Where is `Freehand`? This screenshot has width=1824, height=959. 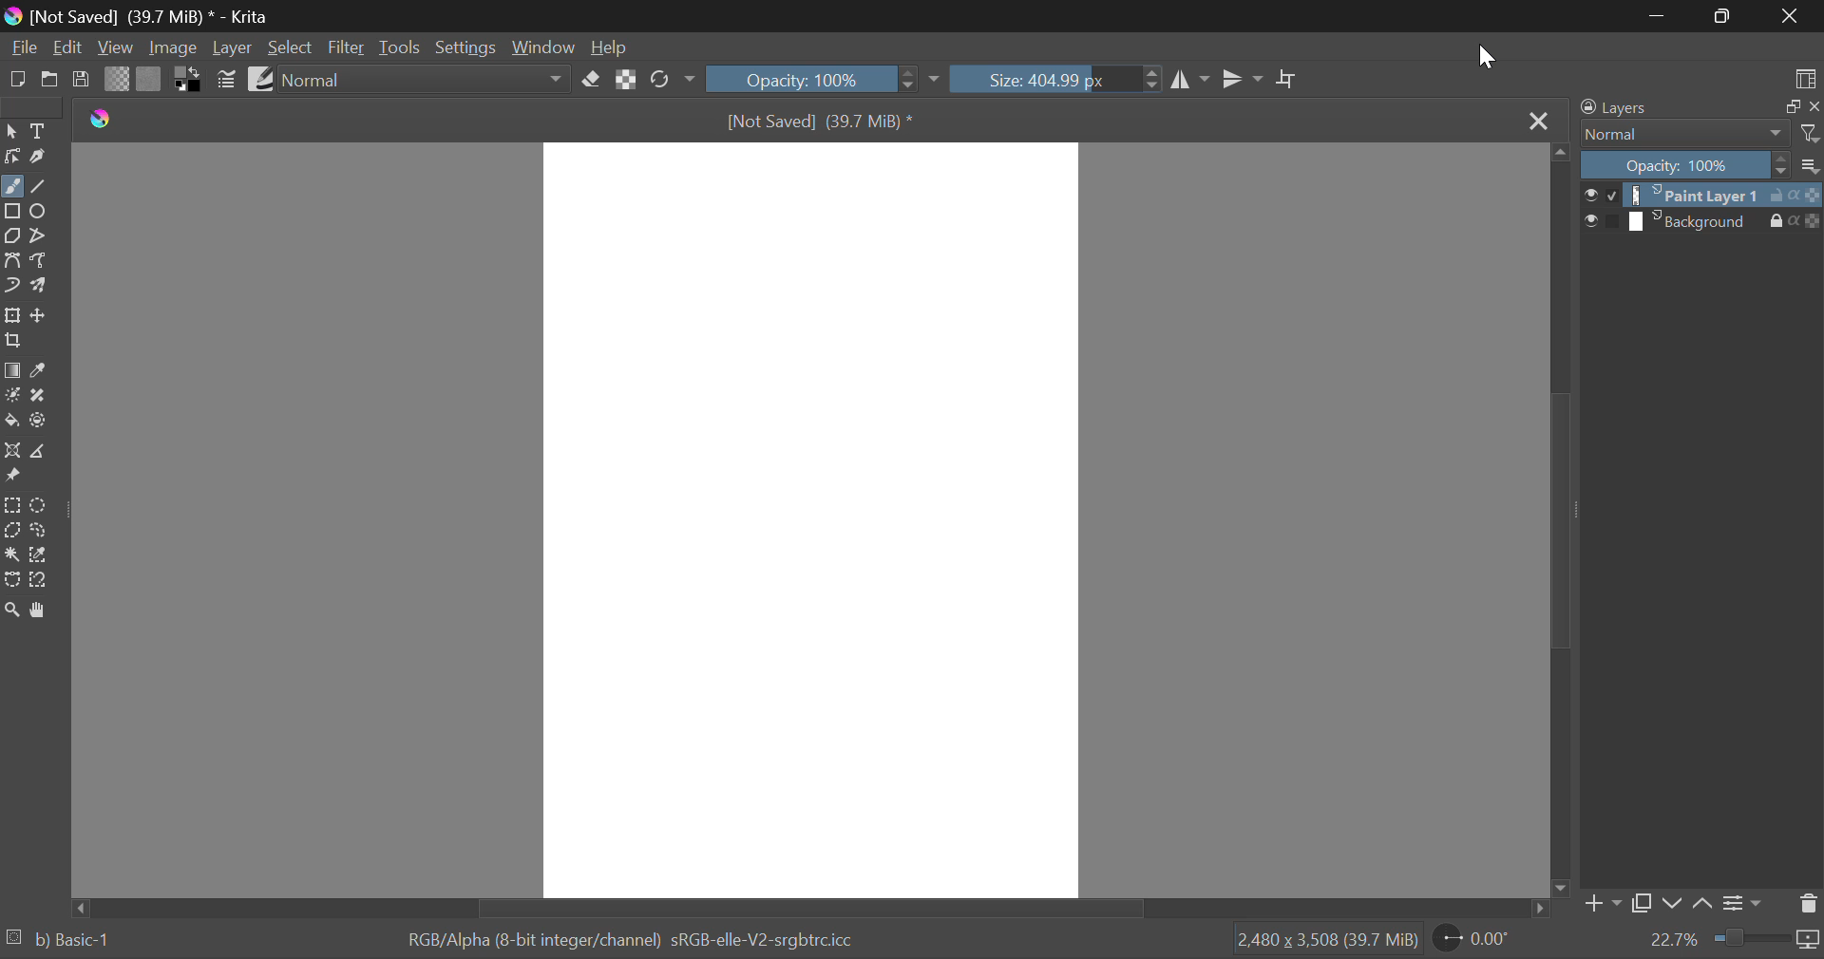 Freehand is located at coordinates (12, 186).